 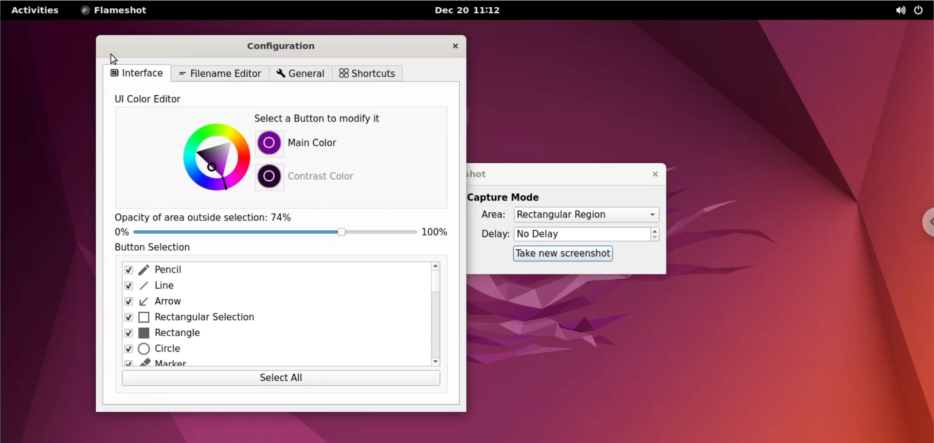 What do you see at coordinates (269, 271) in the screenshot?
I see `pencil checkbox` at bounding box center [269, 271].